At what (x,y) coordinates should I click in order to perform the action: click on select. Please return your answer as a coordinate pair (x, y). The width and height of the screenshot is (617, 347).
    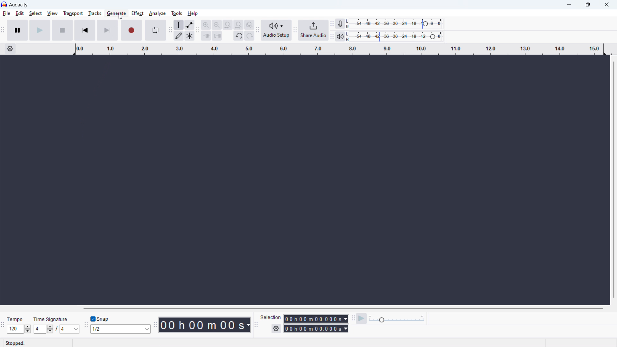
    Looking at the image, I should click on (36, 13).